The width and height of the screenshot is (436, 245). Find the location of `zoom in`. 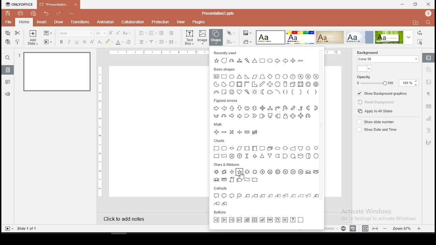

zoom in is located at coordinates (419, 228).